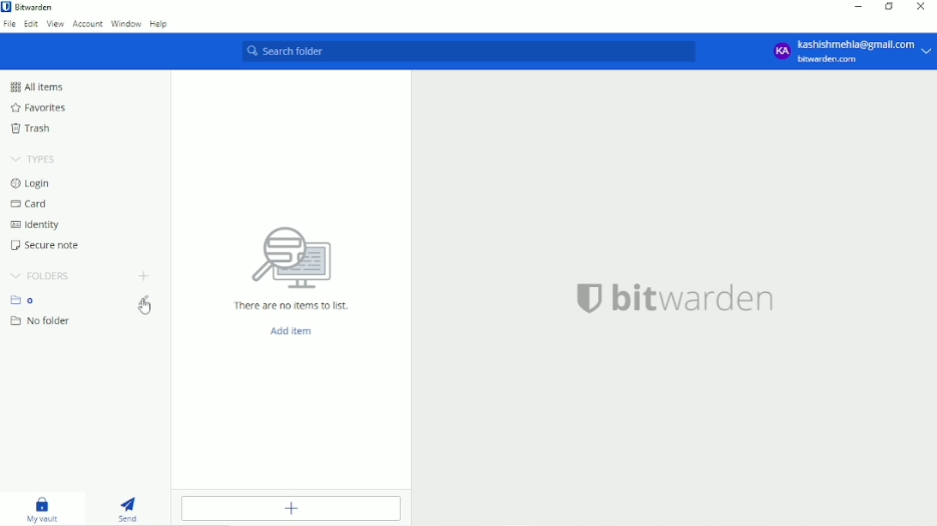  What do you see at coordinates (44, 511) in the screenshot?
I see `My vault` at bounding box center [44, 511].